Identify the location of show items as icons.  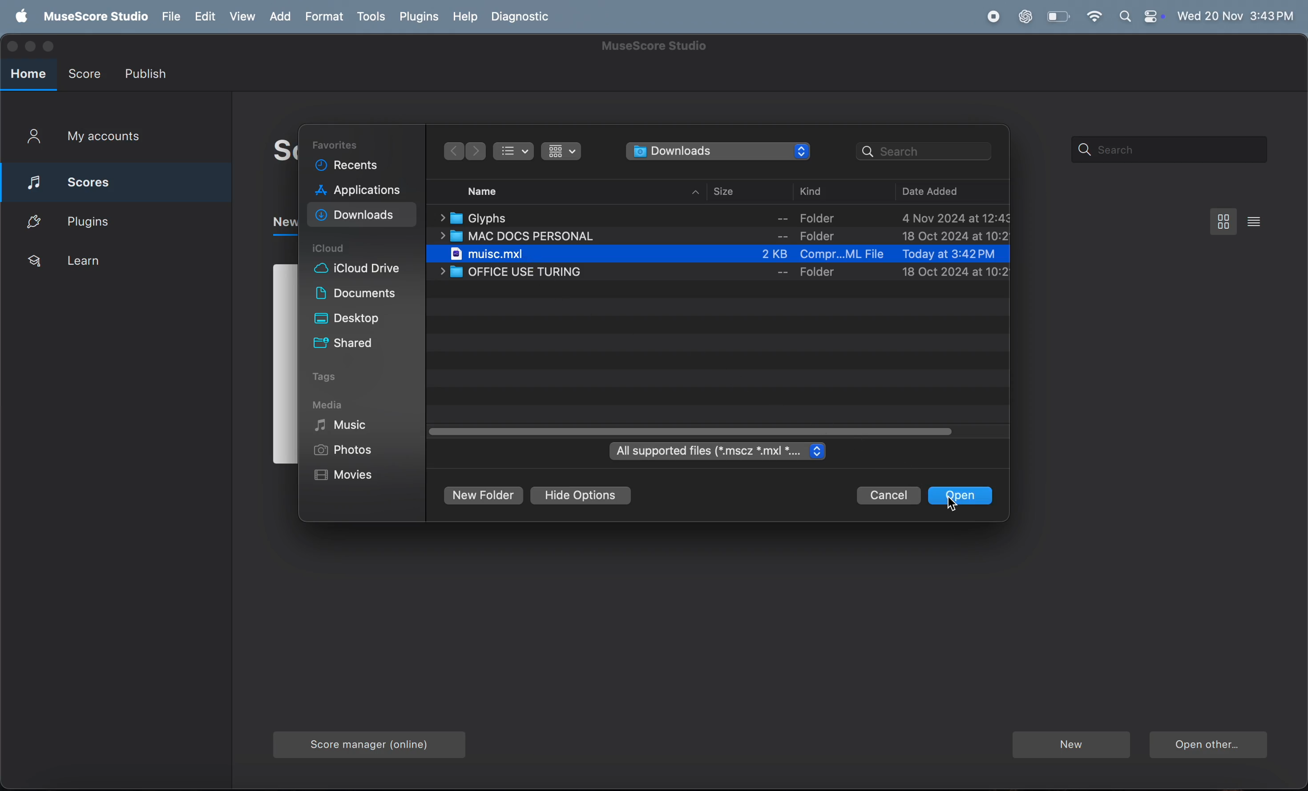
(561, 152).